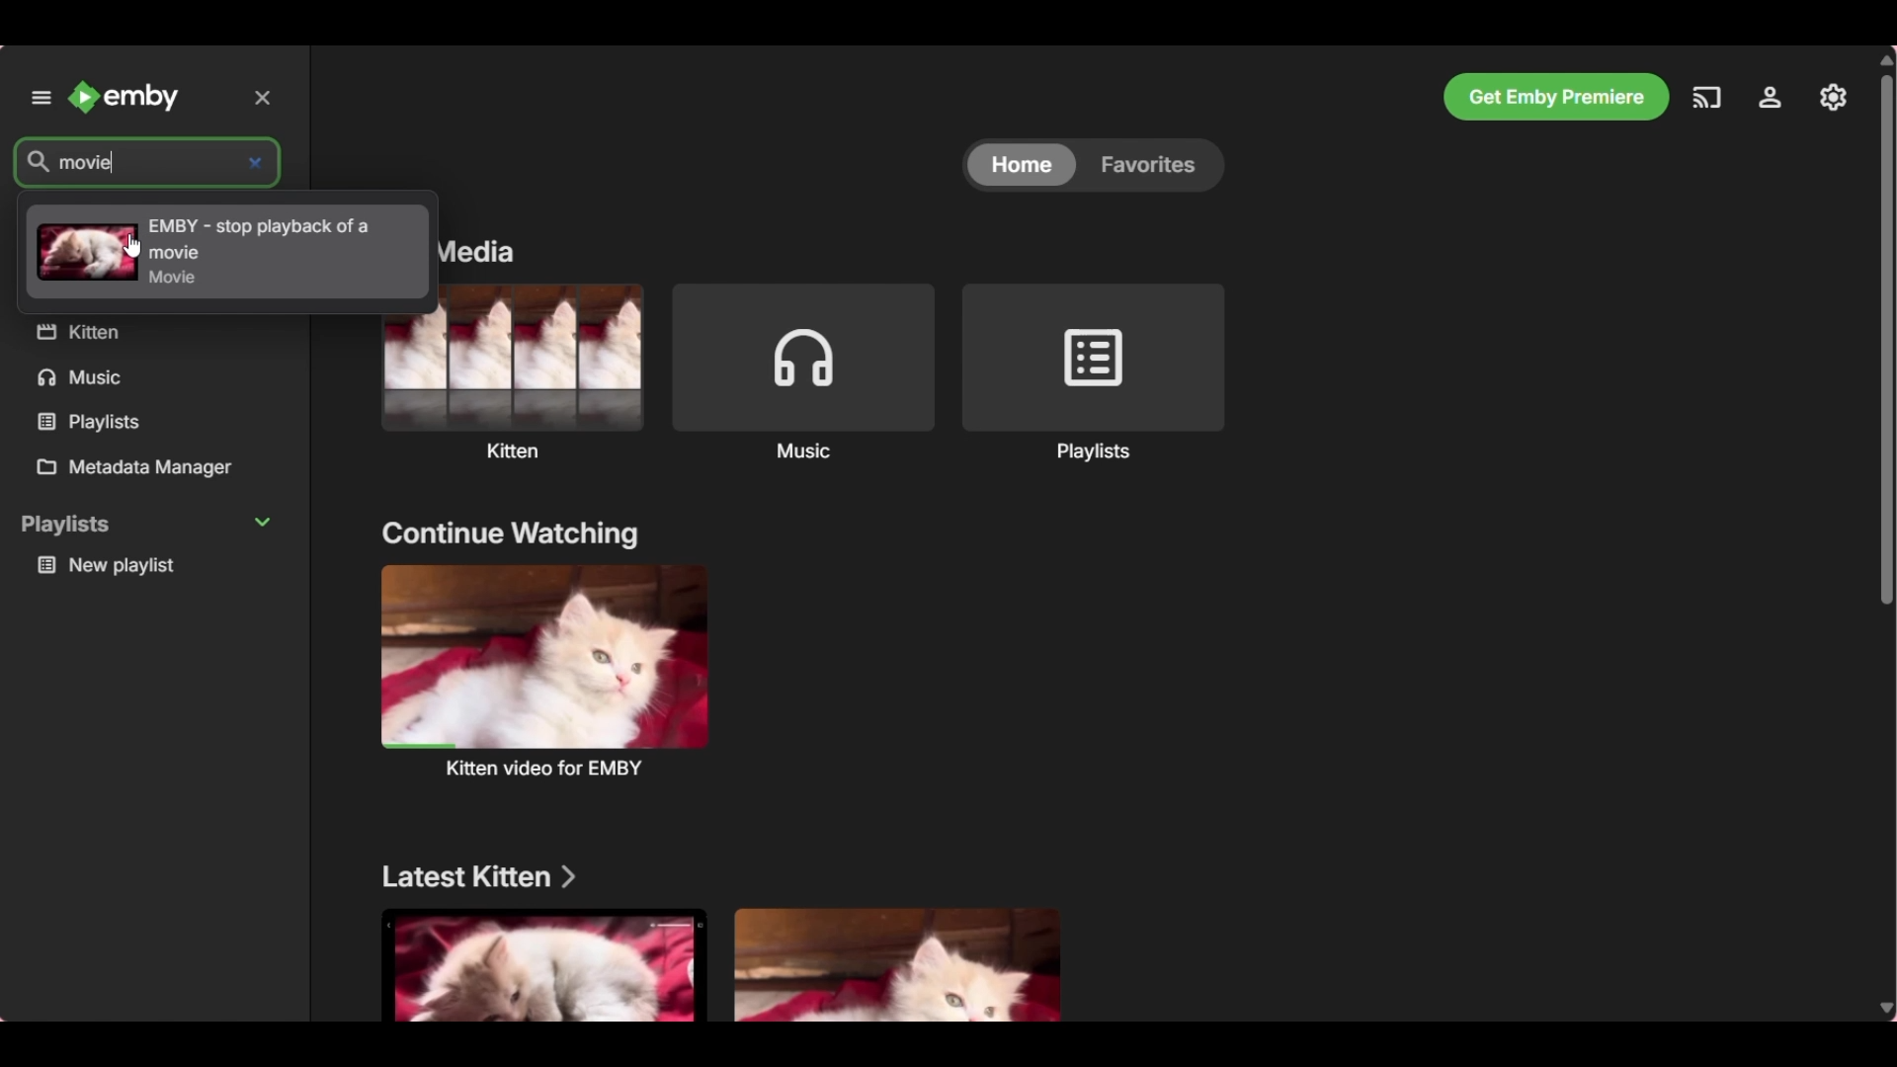 The width and height of the screenshot is (1897, 1067). Describe the element at coordinates (512, 533) in the screenshot. I see `continue watching` at that location.